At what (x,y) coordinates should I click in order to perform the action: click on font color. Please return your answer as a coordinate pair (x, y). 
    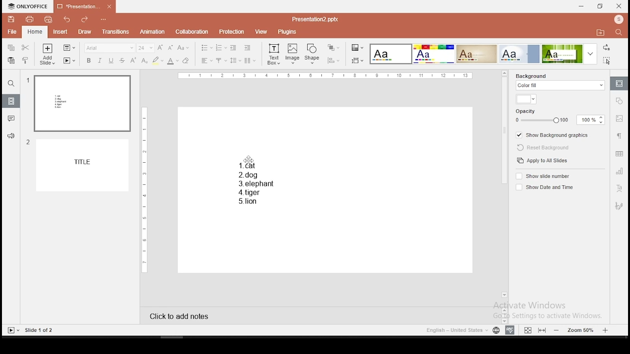
    Looking at the image, I should click on (173, 60).